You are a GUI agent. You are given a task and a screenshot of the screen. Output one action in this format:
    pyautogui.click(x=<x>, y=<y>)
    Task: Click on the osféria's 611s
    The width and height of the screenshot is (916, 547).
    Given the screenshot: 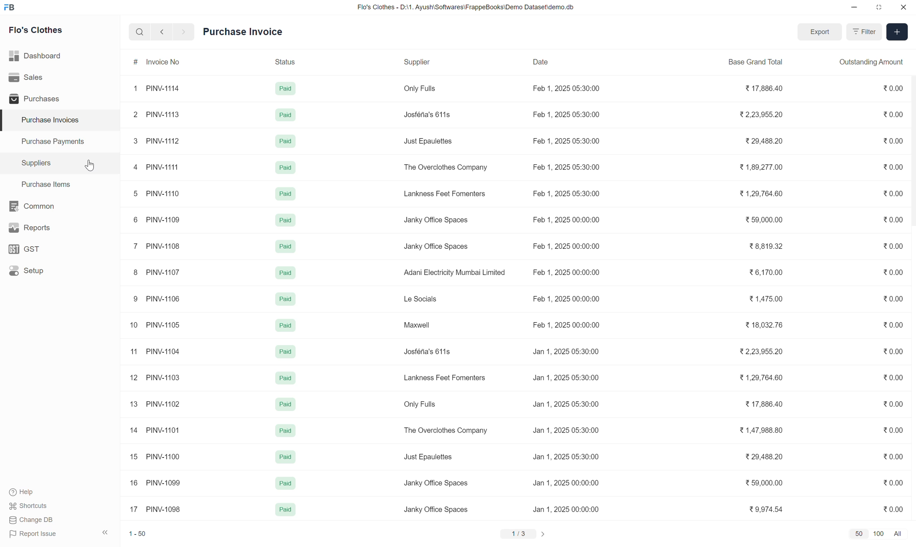 What is the action you would take?
    pyautogui.click(x=428, y=352)
    